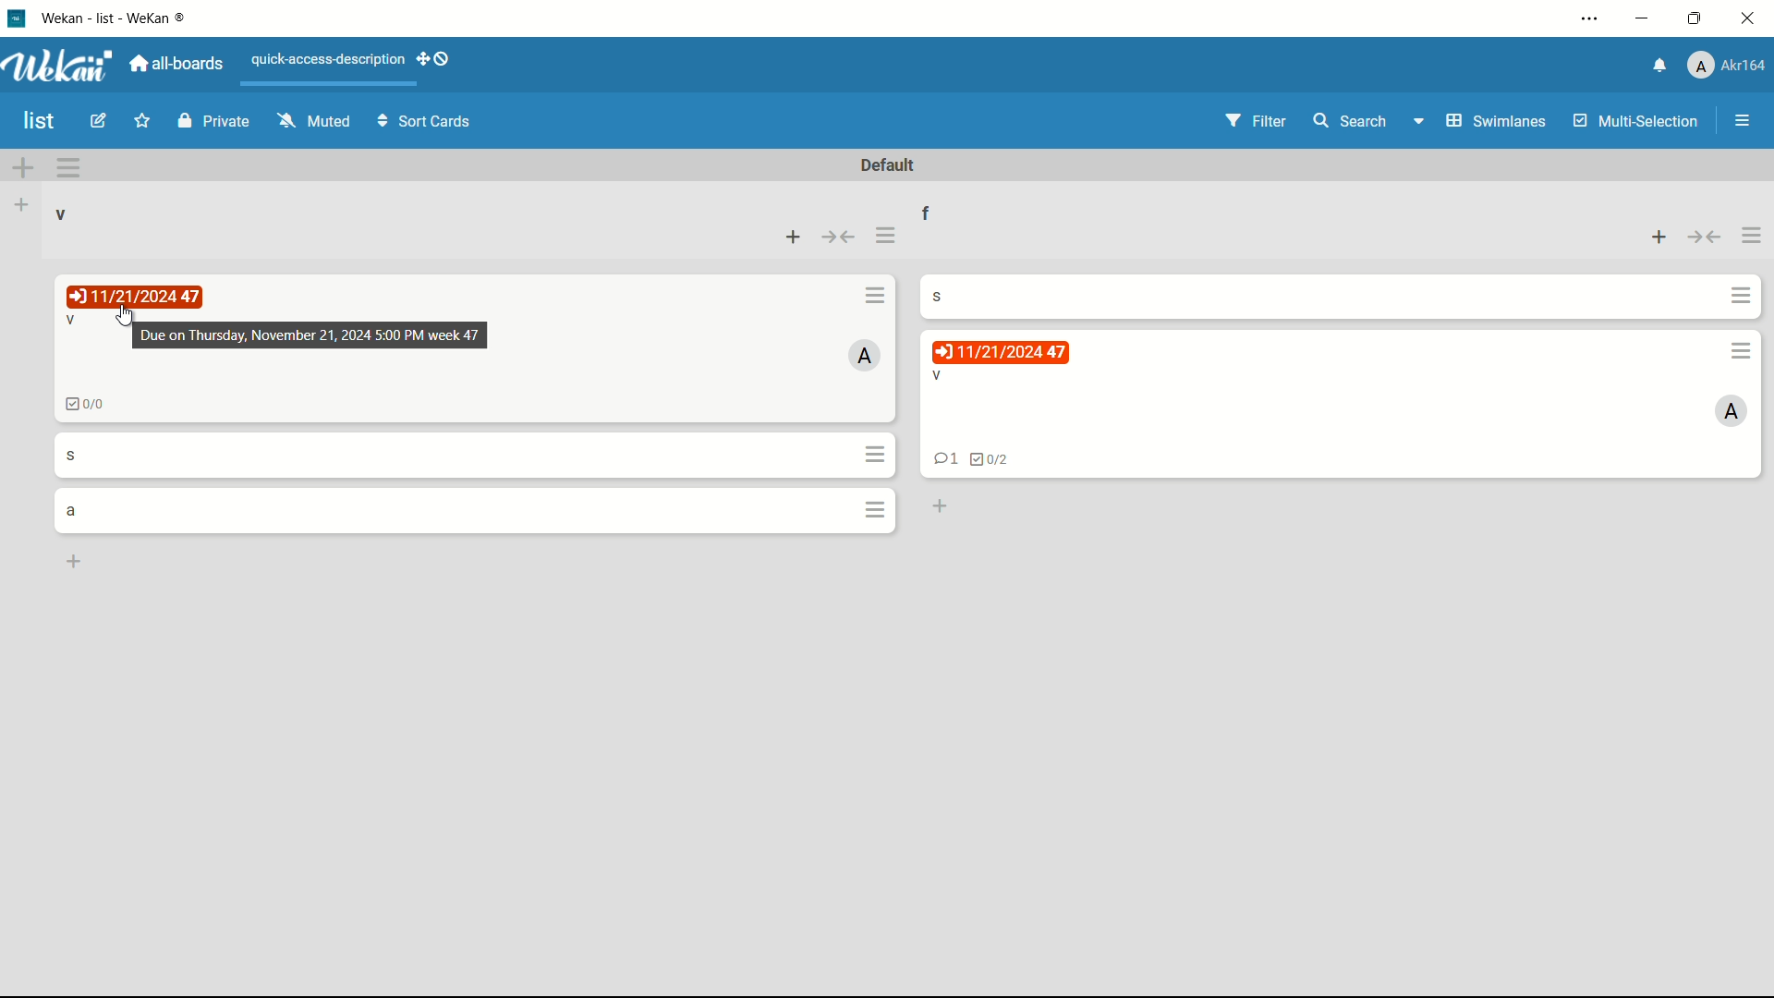 This screenshot has height=998, width=1774. What do you see at coordinates (1695, 20) in the screenshot?
I see `maximize` at bounding box center [1695, 20].